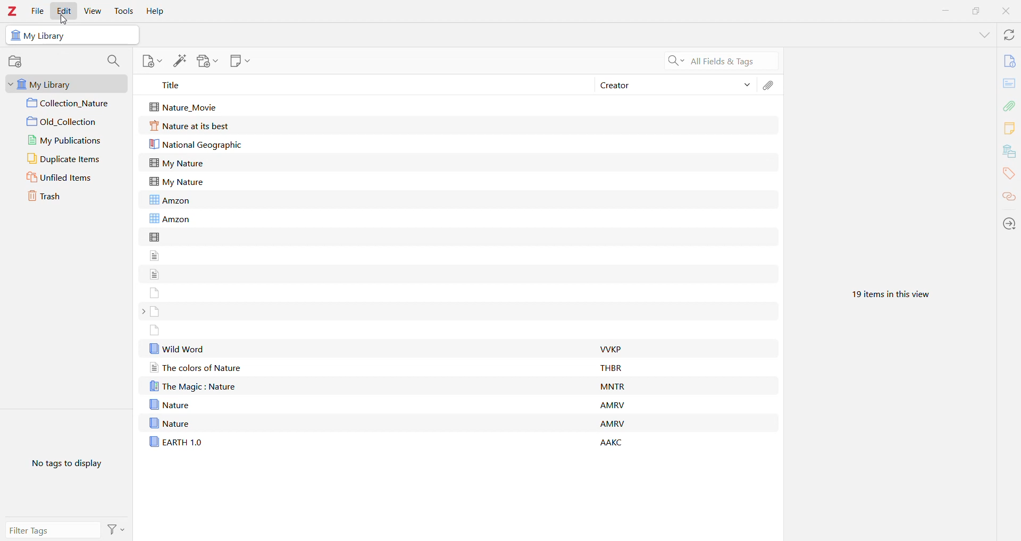 This screenshot has width=1021, height=541. What do you see at coordinates (614, 351) in the screenshot?
I see `VVKP` at bounding box center [614, 351].